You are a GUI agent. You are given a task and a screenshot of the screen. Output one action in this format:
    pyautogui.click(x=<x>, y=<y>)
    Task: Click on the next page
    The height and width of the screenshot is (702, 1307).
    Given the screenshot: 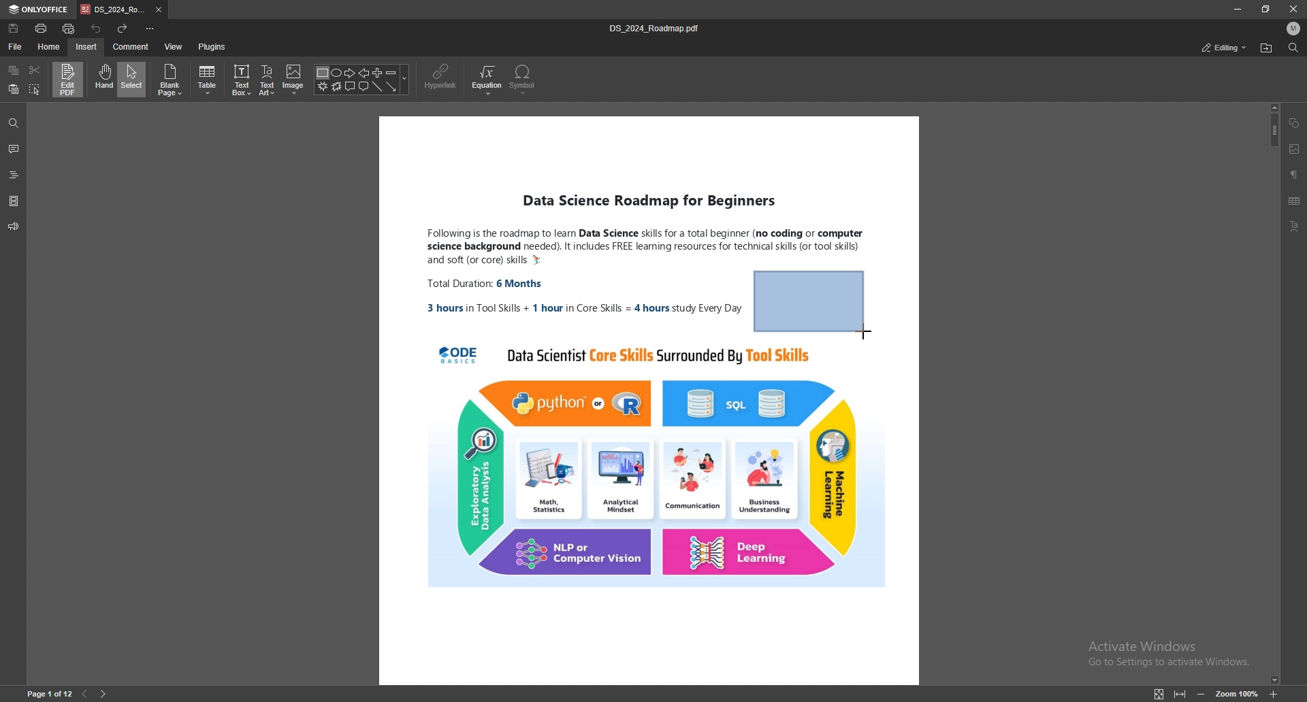 What is the action you would take?
    pyautogui.click(x=107, y=692)
    